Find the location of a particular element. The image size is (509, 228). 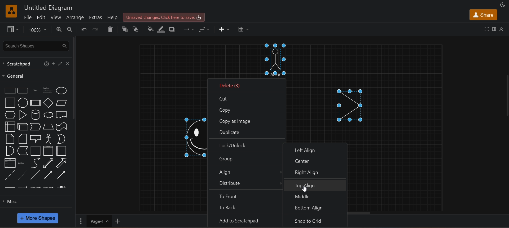

arrow is located at coordinates (62, 163).